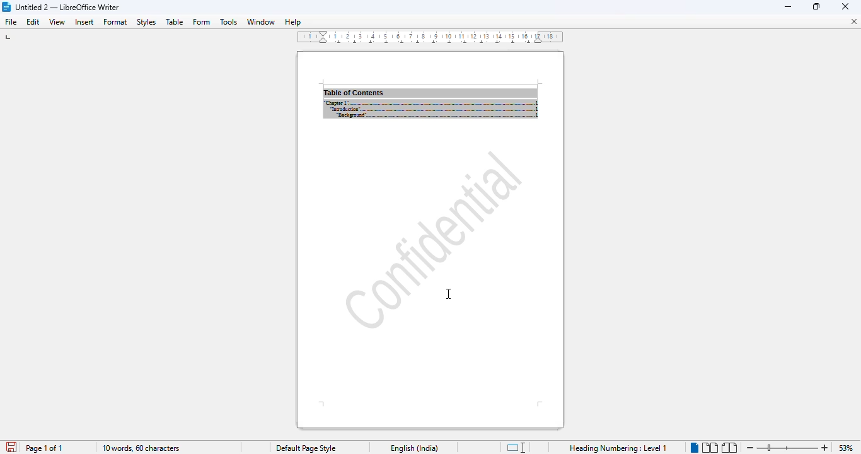 The image size is (861, 454). I want to click on title, so click(67, 7).